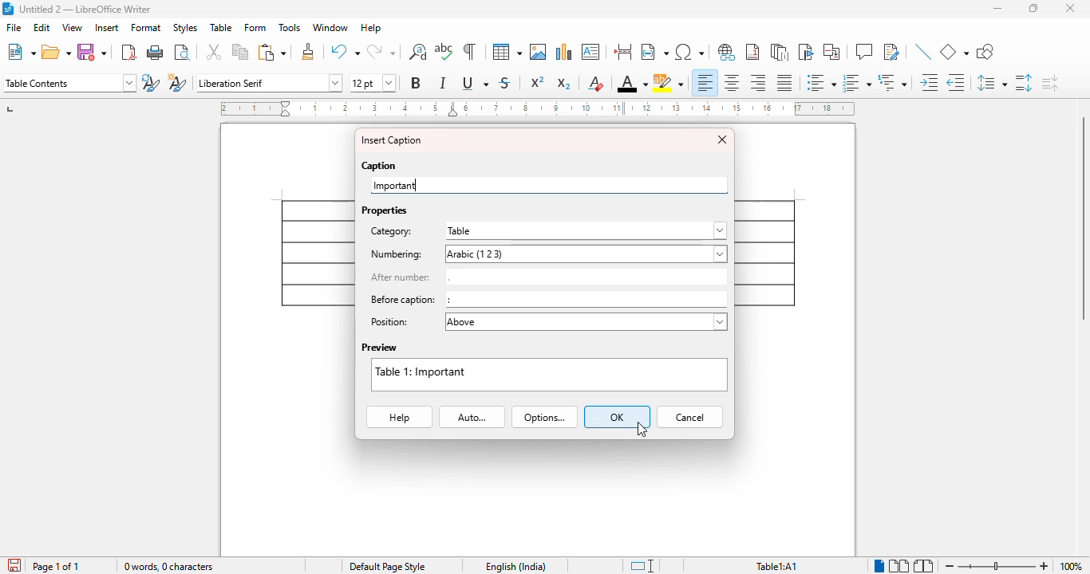  What do you see at coordinates (596, 83) in the screenshot?
I see `clear direct formatting` at bounding box center [596, 83].